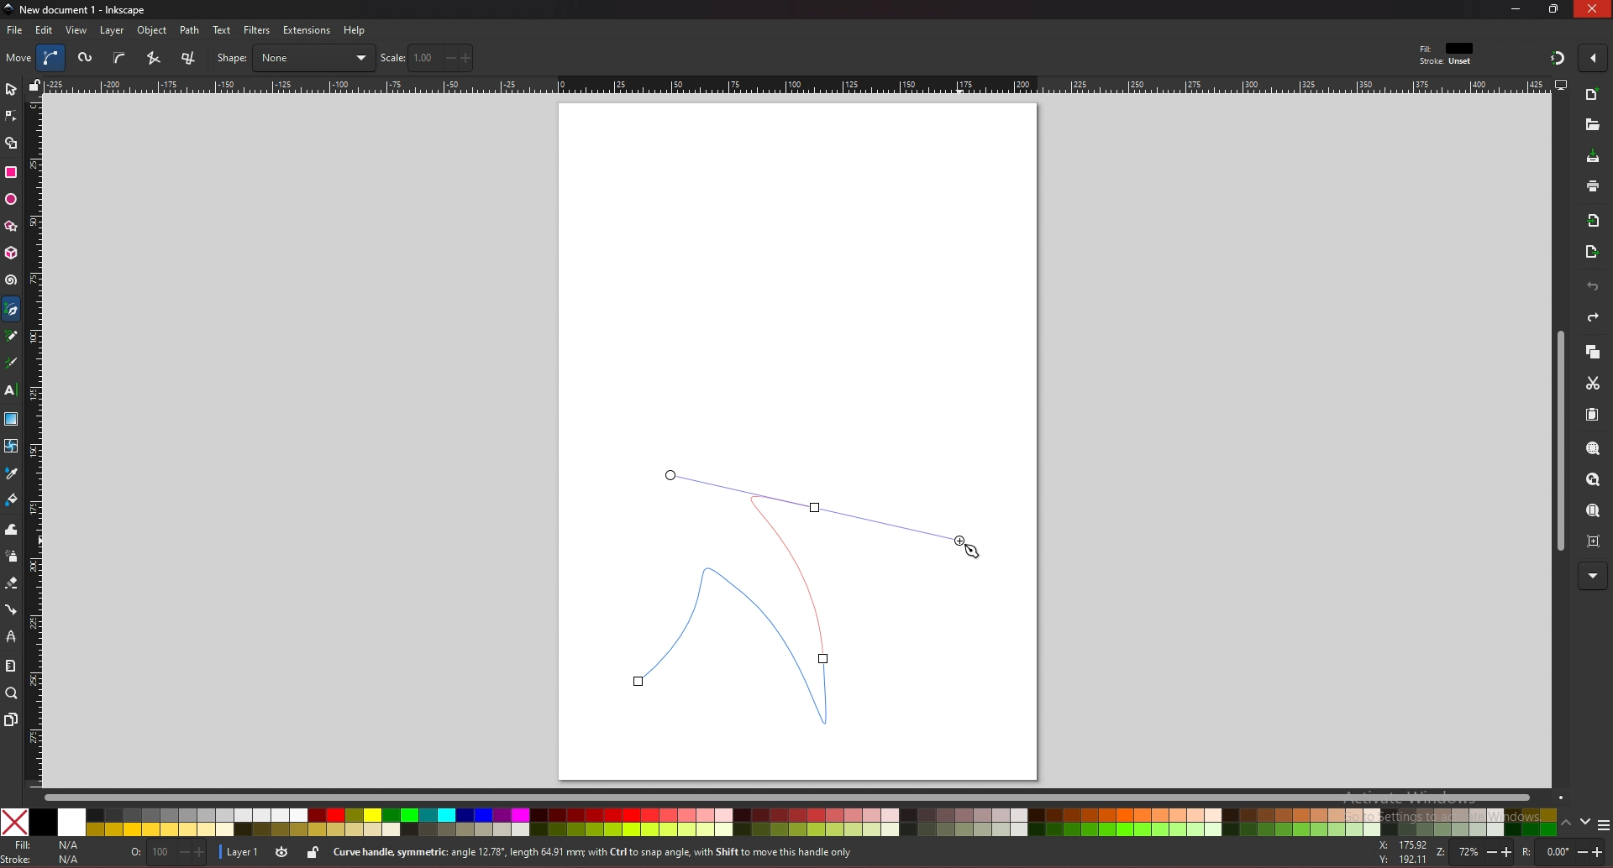 The height and width of the screenshot is (868, 1613). Describe the element at coordinates (1593, 384) in the screenshot. I see `cut` at that location.